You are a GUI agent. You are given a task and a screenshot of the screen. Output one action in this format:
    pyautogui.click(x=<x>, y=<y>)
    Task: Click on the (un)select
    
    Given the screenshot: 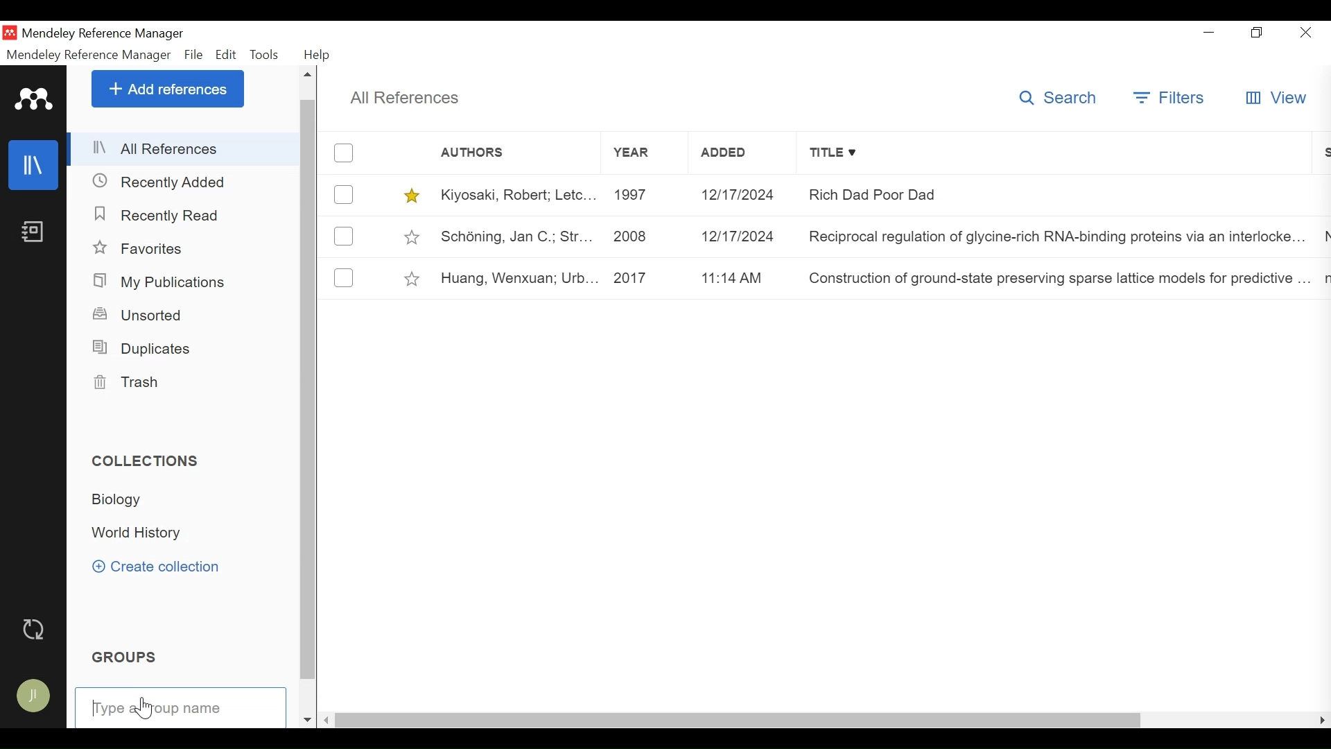 What is the action you would take?
    pyautogui.click(x=346, y=153)
    